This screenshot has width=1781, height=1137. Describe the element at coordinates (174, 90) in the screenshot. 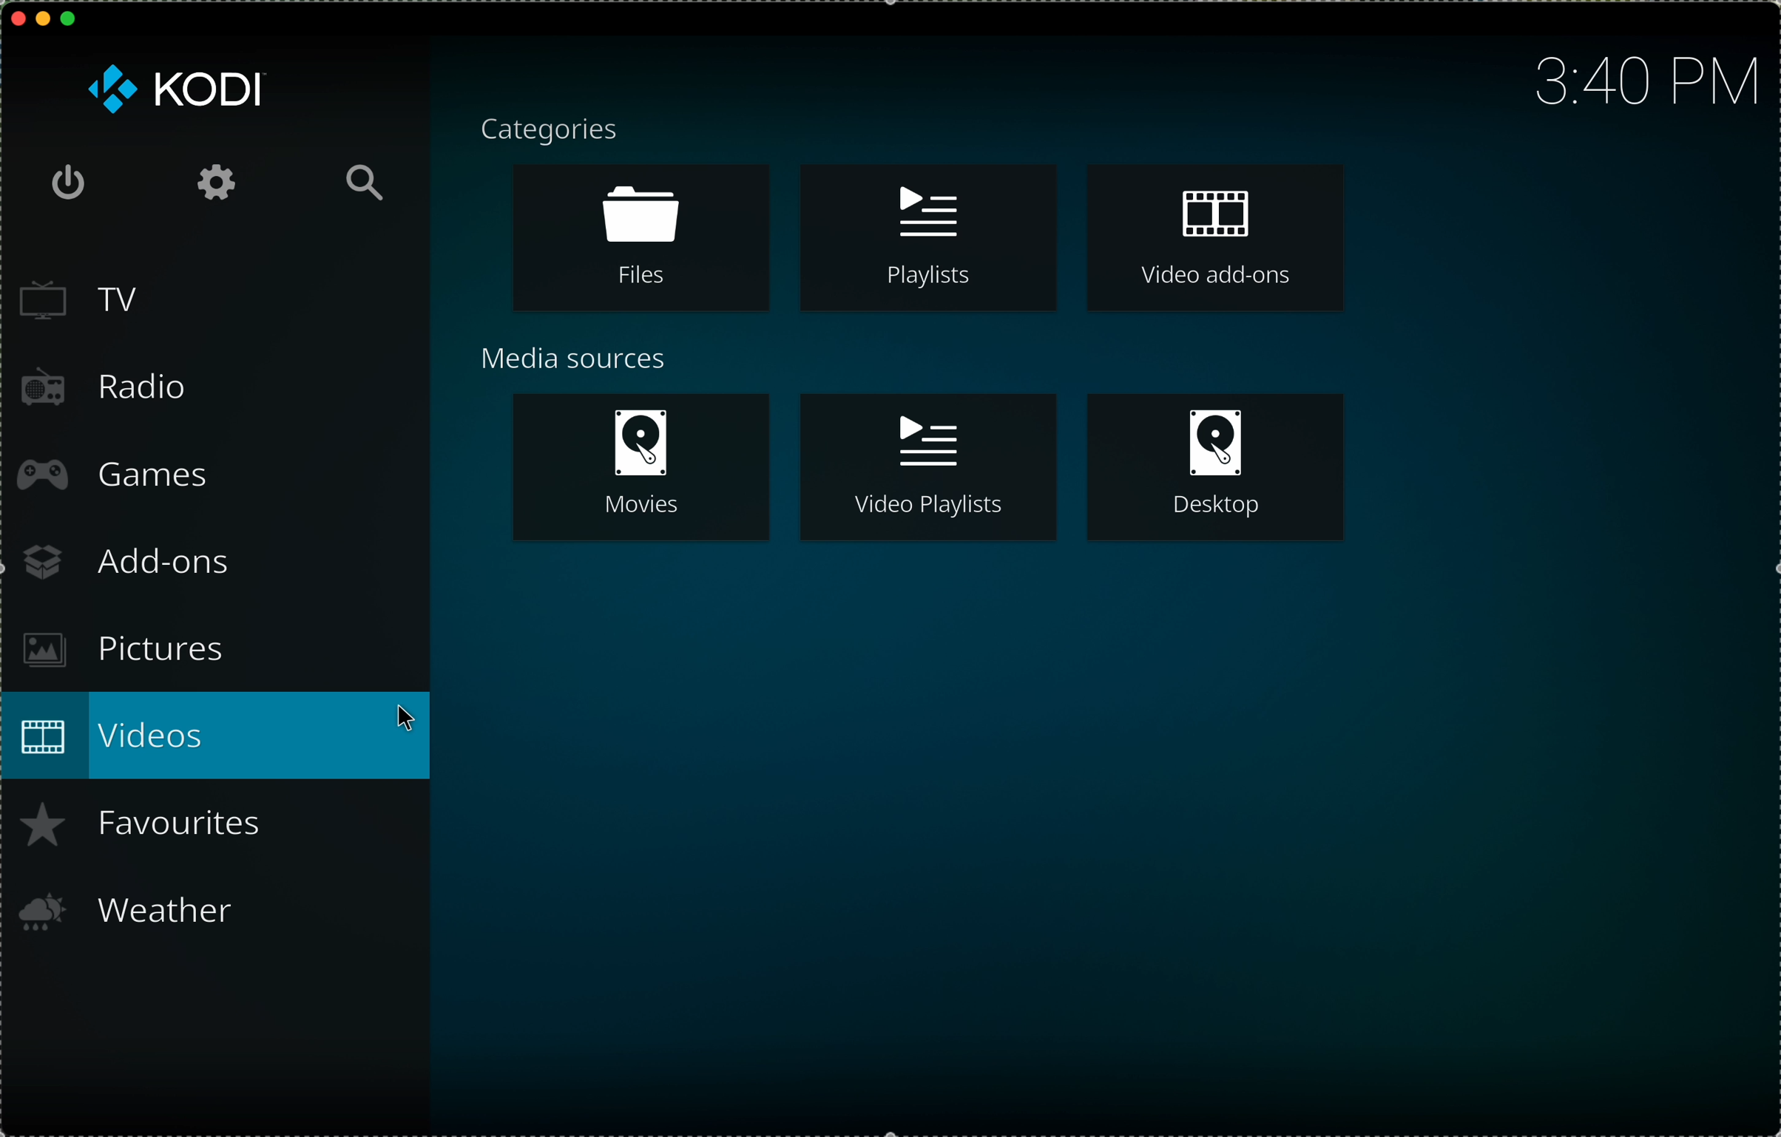

I see `KODI logo` at that location.